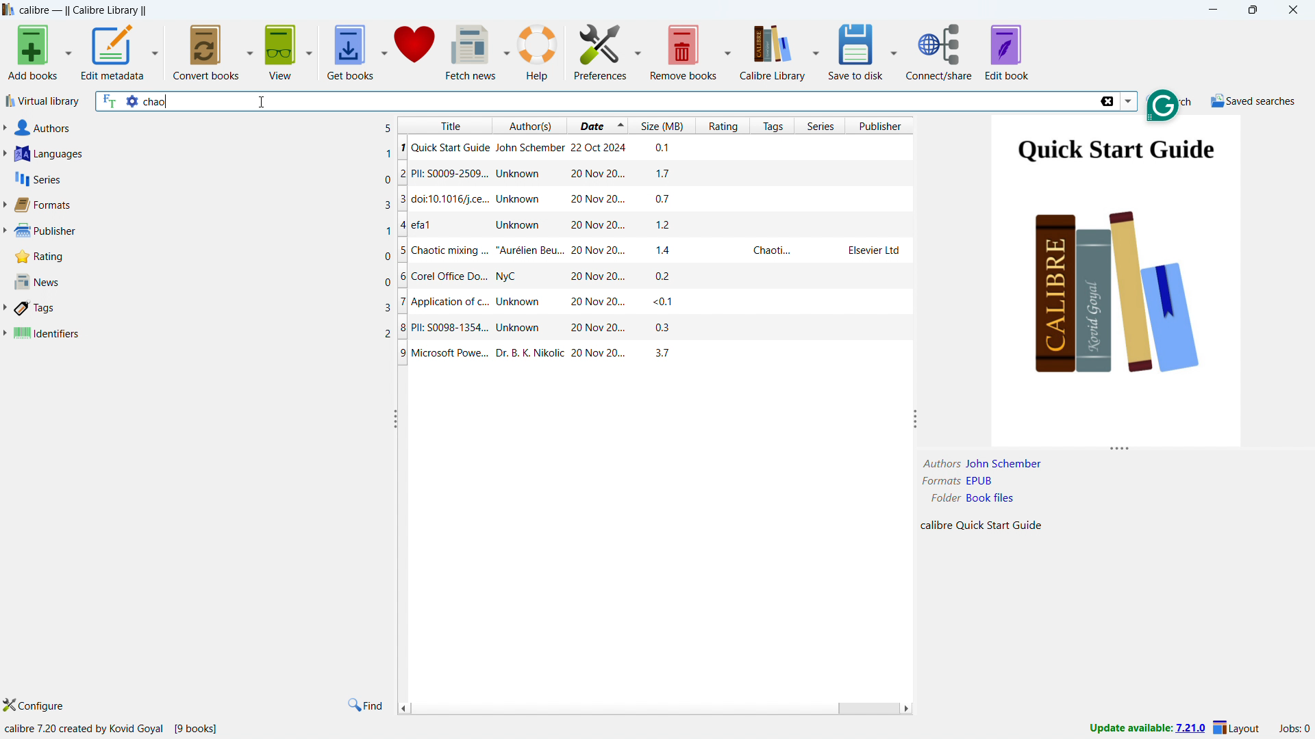  Describe the element at coordinates (202, 309) in the screenshot. I see `tags` at that location.